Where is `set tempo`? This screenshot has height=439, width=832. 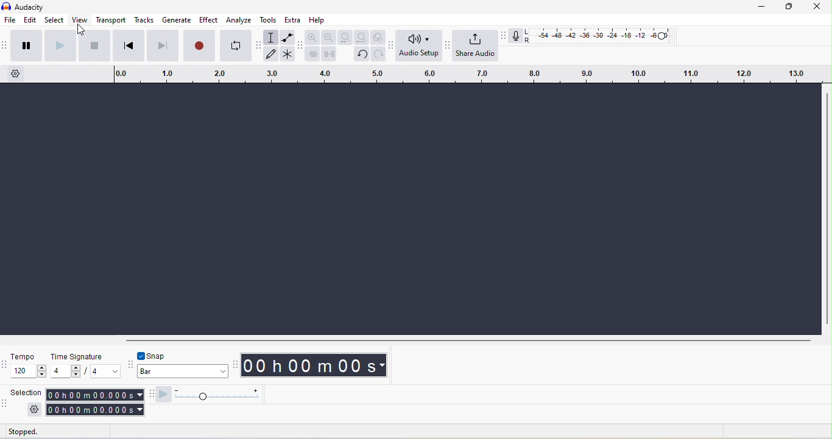 set tempo is located at coordinates (28, 371).